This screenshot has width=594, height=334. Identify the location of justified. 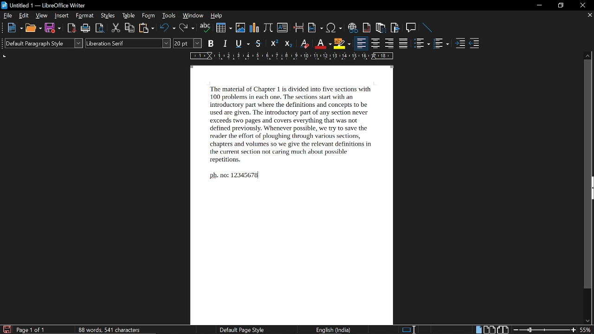
(405, 44).